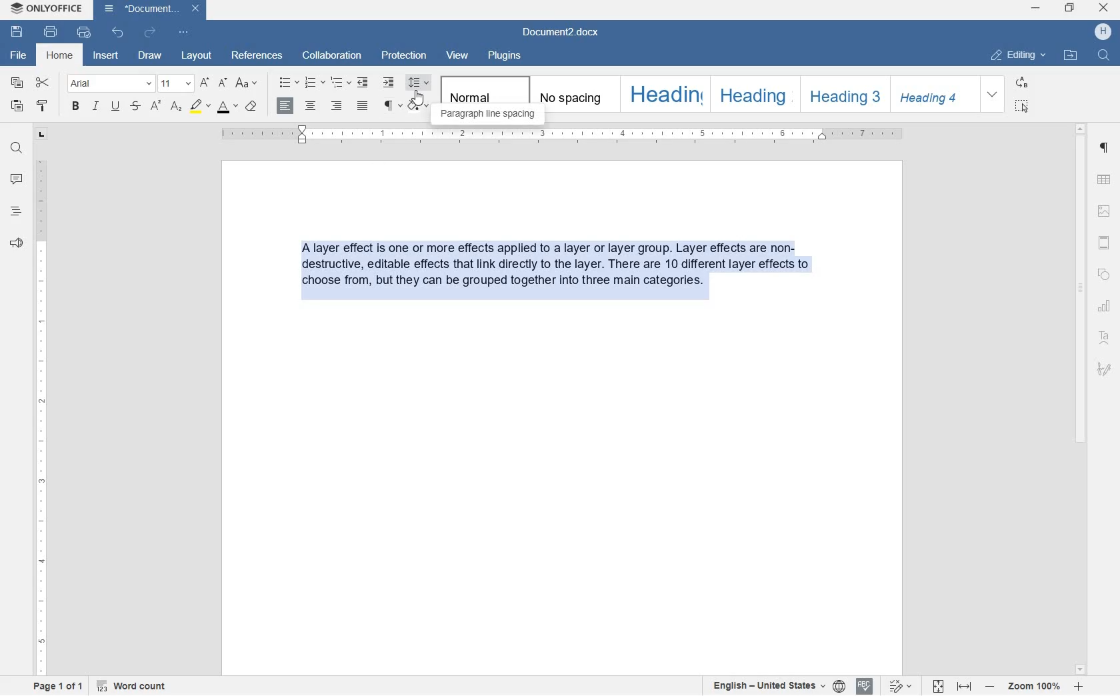 The height and width of the screenshot is (696, 1120). I want to click on feedback & support, so click(15, 243).